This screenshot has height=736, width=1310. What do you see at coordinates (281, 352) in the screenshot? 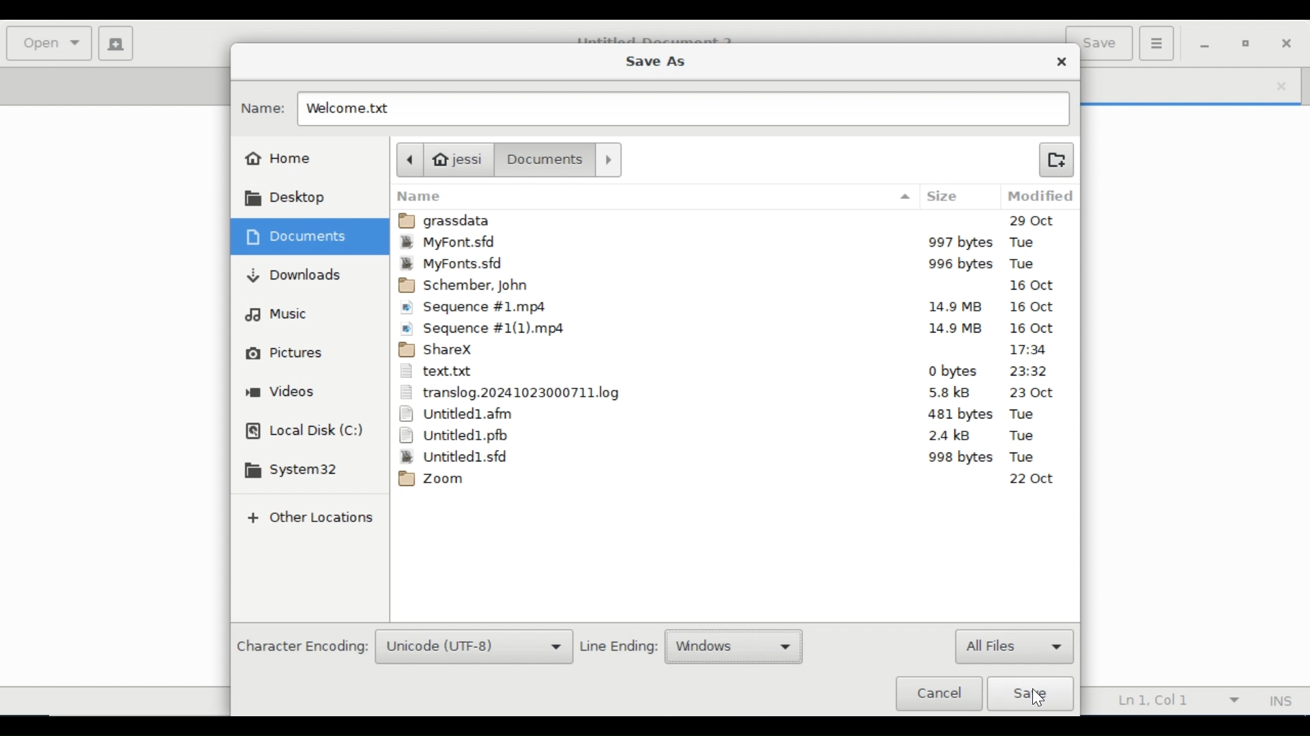
I see `Pictures` at bounding box center [281, 352].